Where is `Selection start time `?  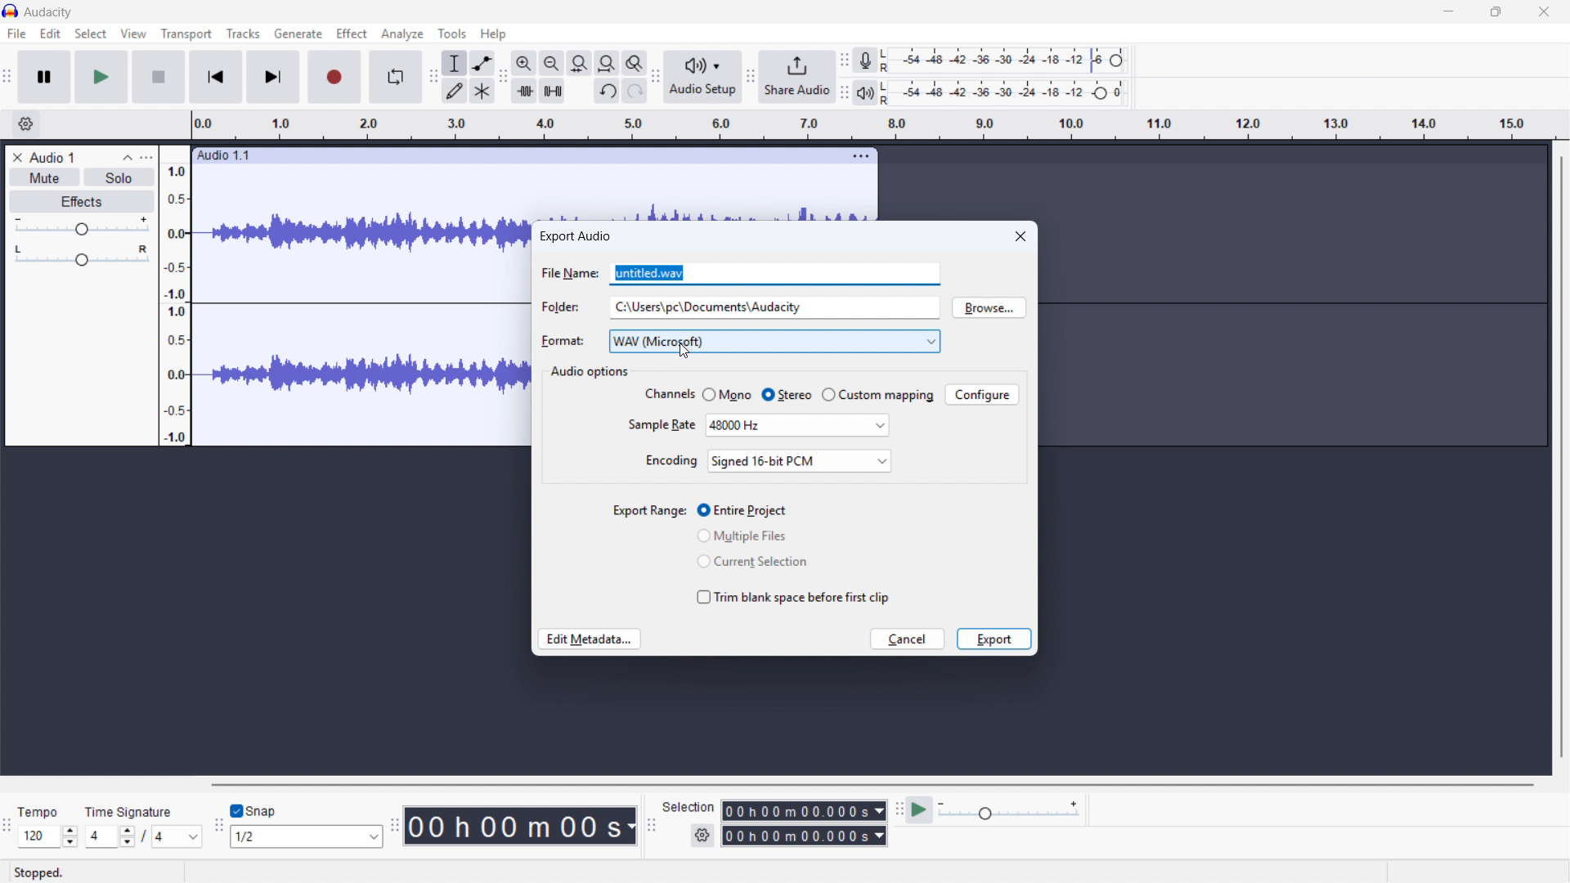
Selection start time  is located at coordinates (803, 810).